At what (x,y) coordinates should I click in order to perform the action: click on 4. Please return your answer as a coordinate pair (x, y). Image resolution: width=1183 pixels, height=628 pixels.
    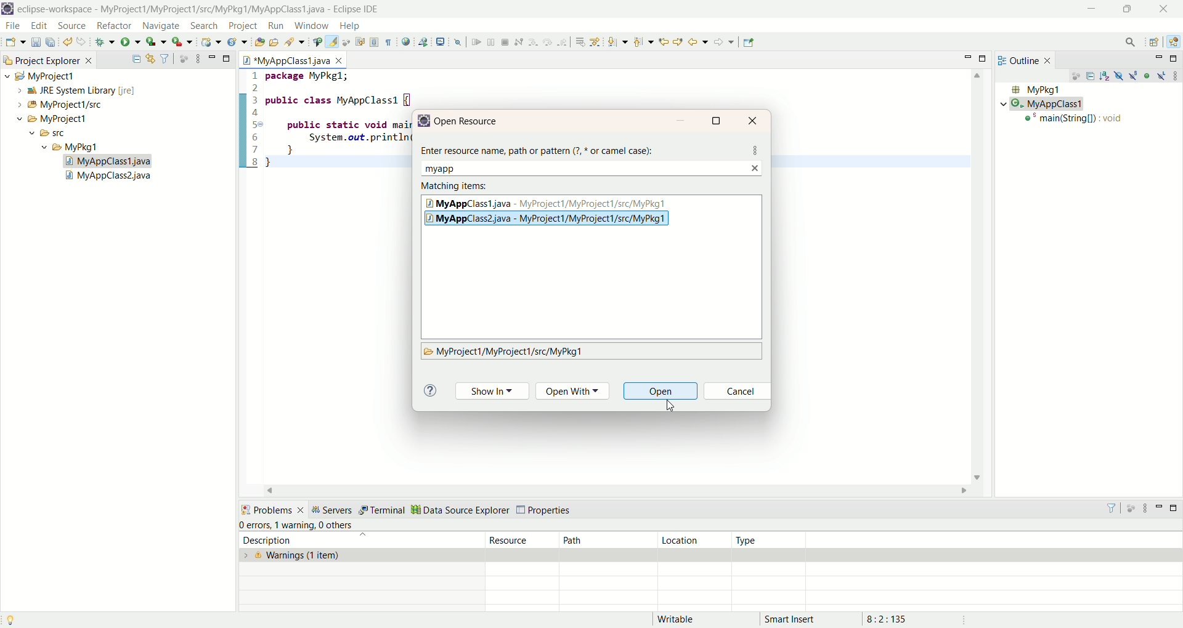
    Looking at the image, I should click on (258, 114).